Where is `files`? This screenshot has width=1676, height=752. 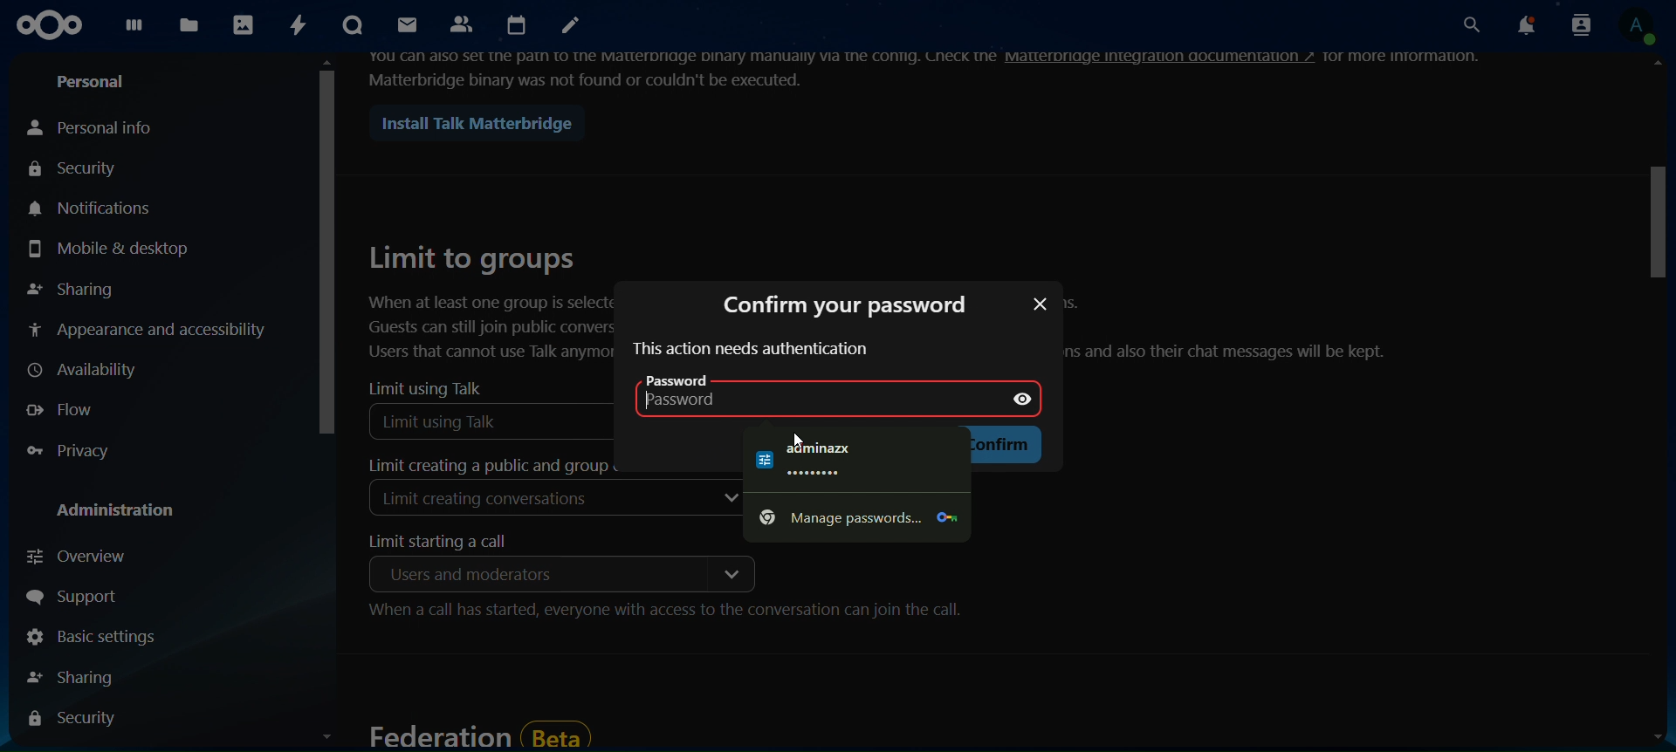 files is located at coordinates (189, 23).